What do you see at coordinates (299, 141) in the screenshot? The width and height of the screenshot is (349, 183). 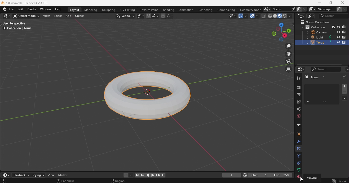 I see `Modifiers` at bounding box center [299, 141].